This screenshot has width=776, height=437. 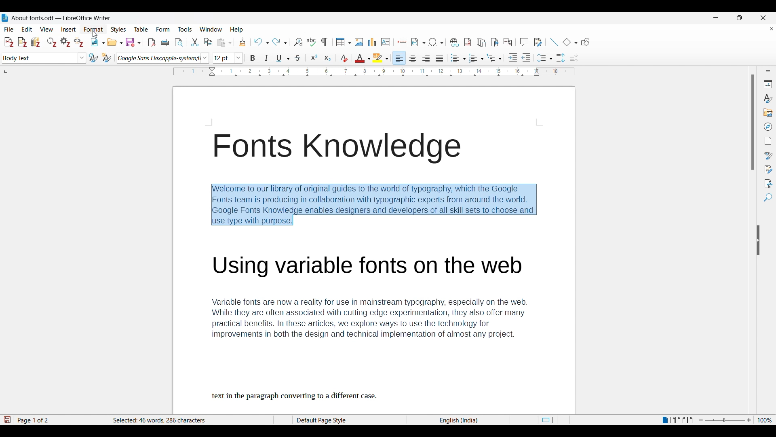 What do you see at coordinates (687, 420) in the screenshot?
I see `Book view` at bounding box center [687, 420].